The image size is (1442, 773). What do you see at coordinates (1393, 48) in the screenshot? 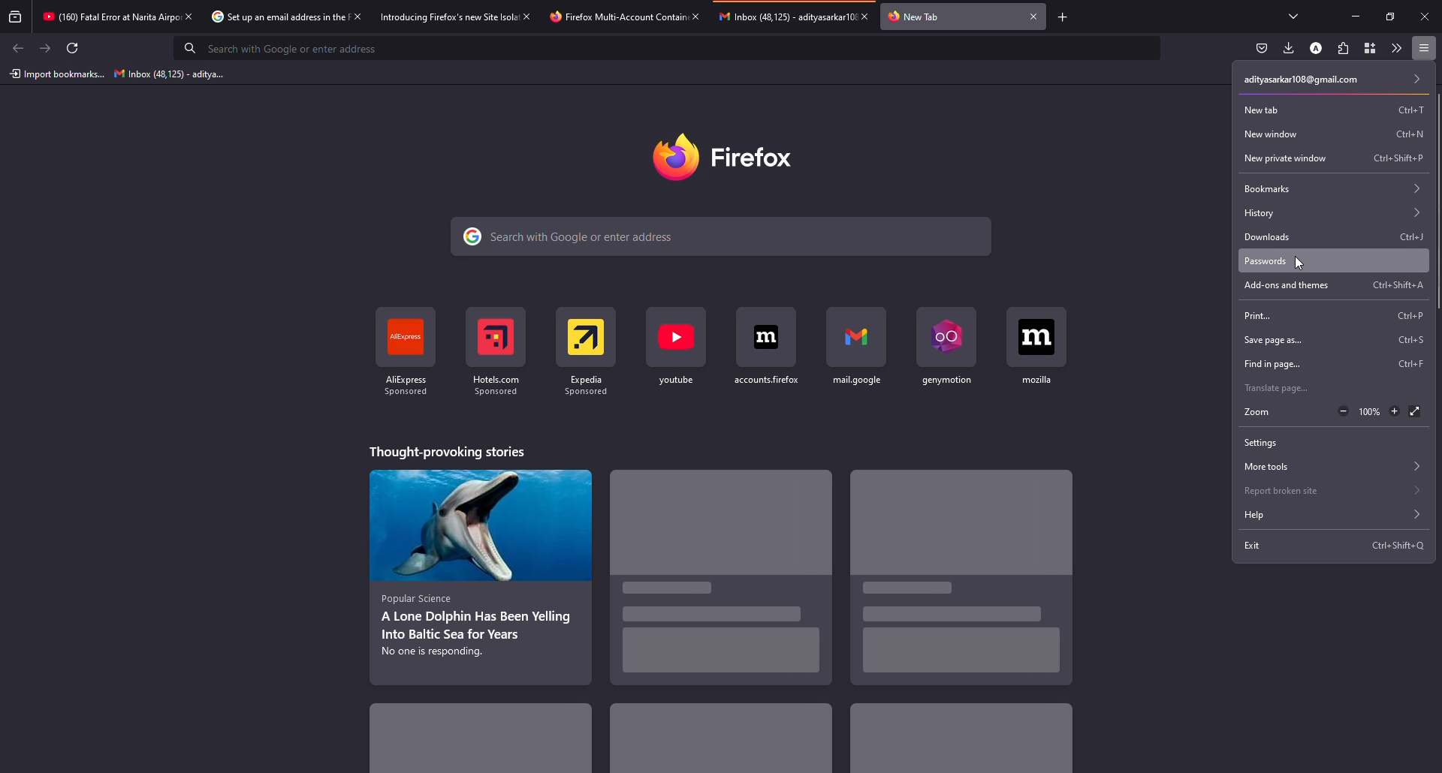
I see `more tools` at bounding box center [1393, 48].